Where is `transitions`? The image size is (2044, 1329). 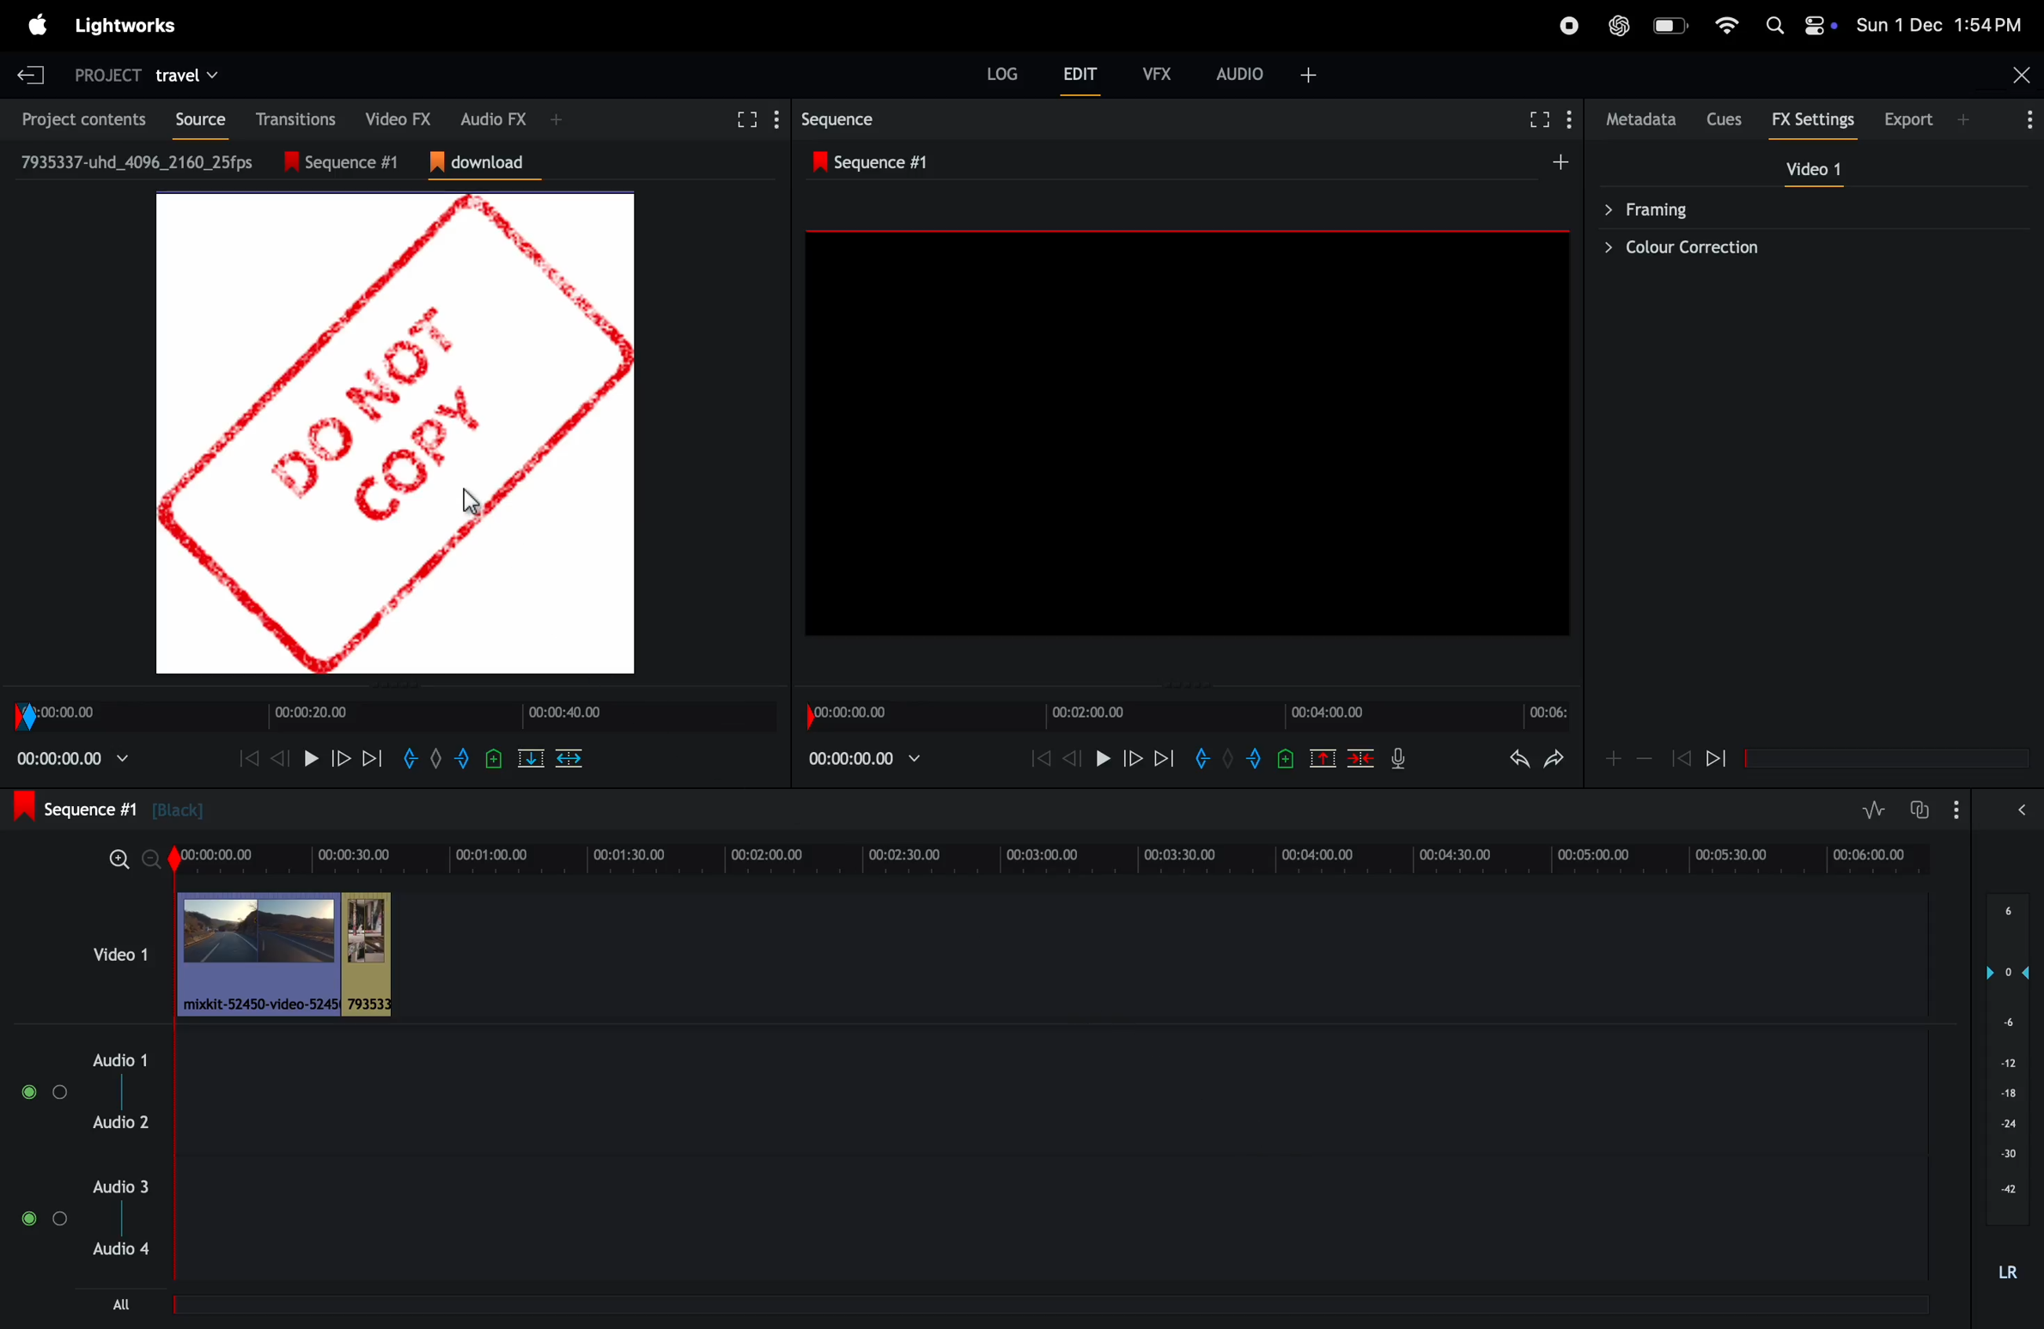 transitions is located at coordinates (290, 118).